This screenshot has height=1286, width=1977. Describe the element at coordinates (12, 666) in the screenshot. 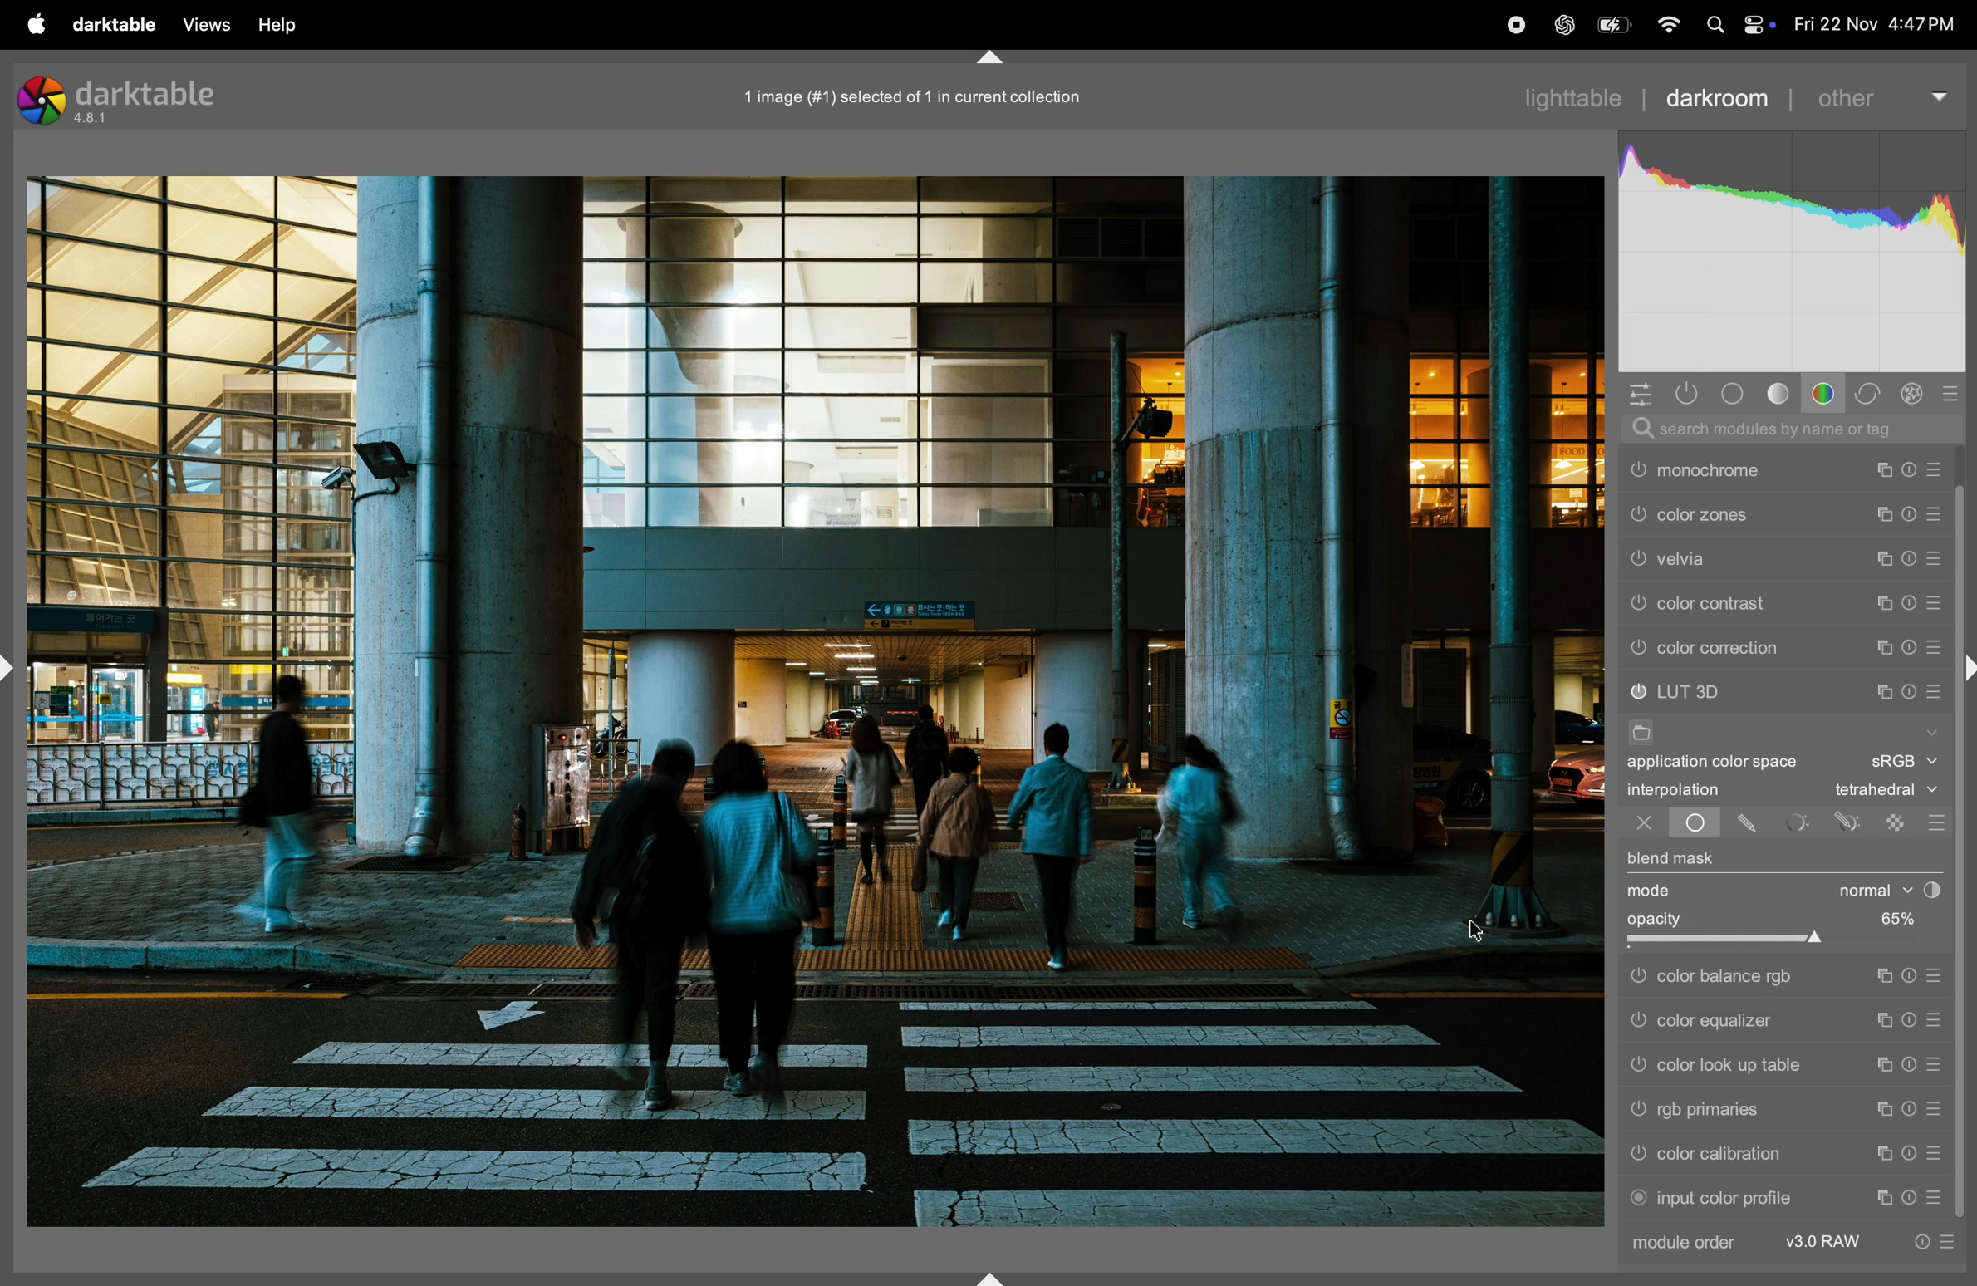

I see `shift+ctrl+l` at that location.